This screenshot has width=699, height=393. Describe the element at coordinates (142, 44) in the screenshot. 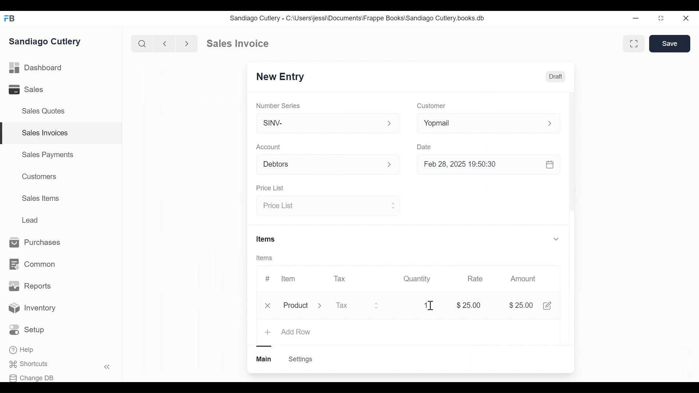

I see `search` at that location.